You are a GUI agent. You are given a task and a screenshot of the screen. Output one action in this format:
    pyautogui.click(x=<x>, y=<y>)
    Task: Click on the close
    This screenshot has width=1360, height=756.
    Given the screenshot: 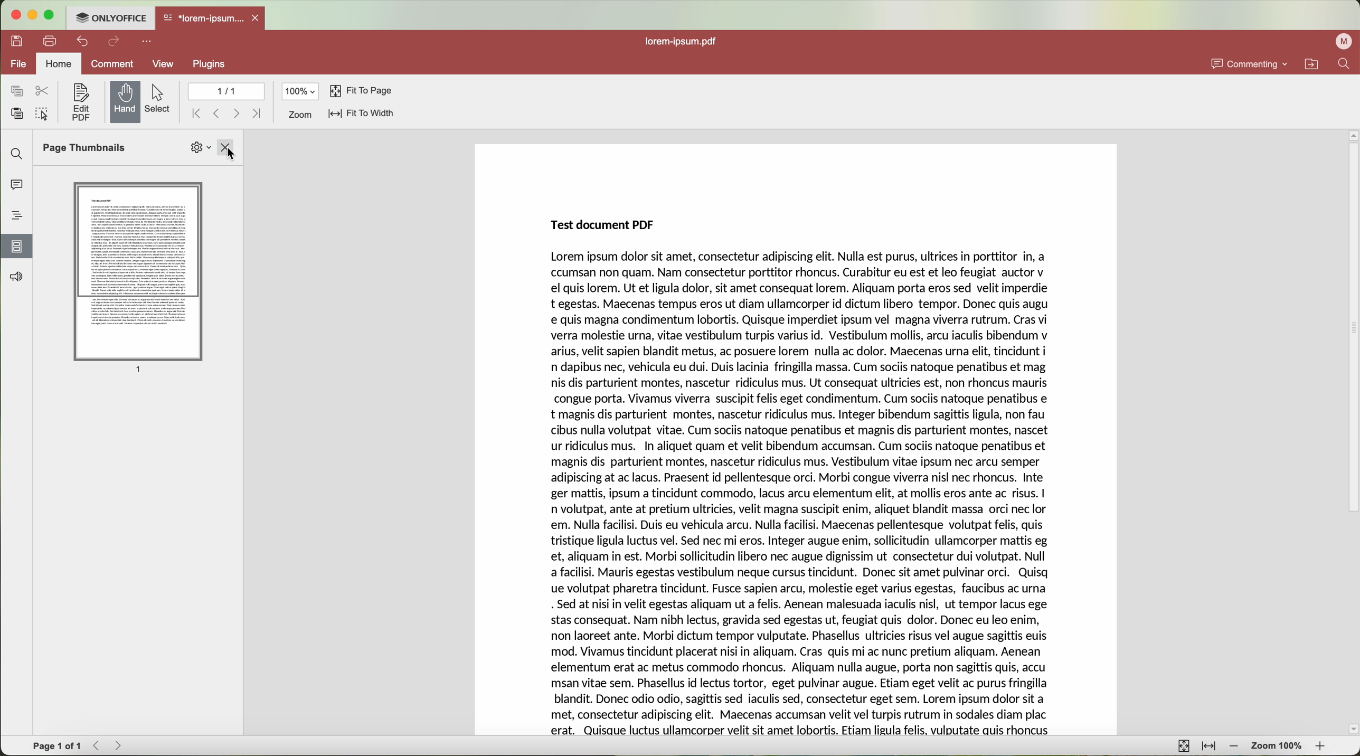 What is the action you would take?
    pyautogui.click(x=229, y=147)
    